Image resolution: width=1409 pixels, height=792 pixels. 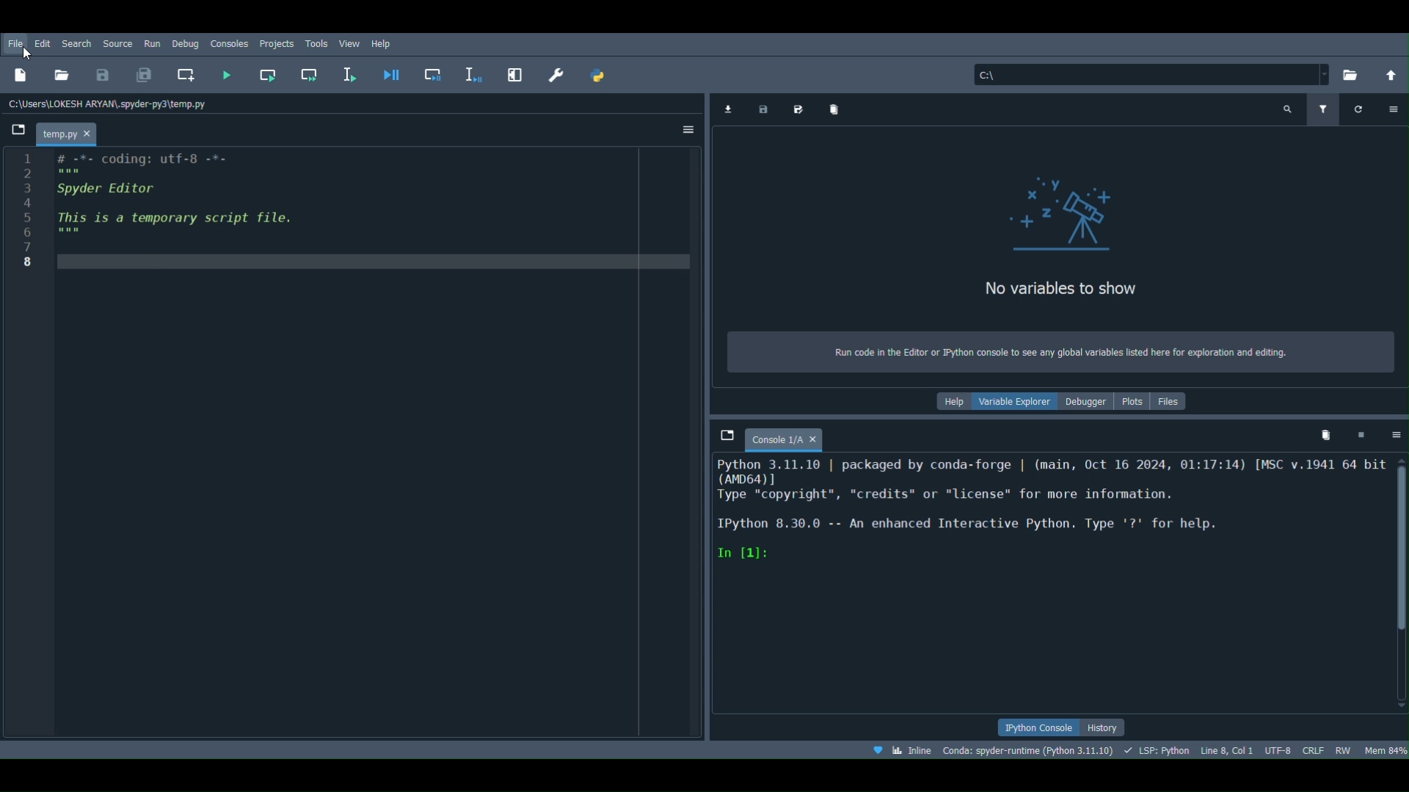 I want to click on Save data, so click(x=763, y=109).